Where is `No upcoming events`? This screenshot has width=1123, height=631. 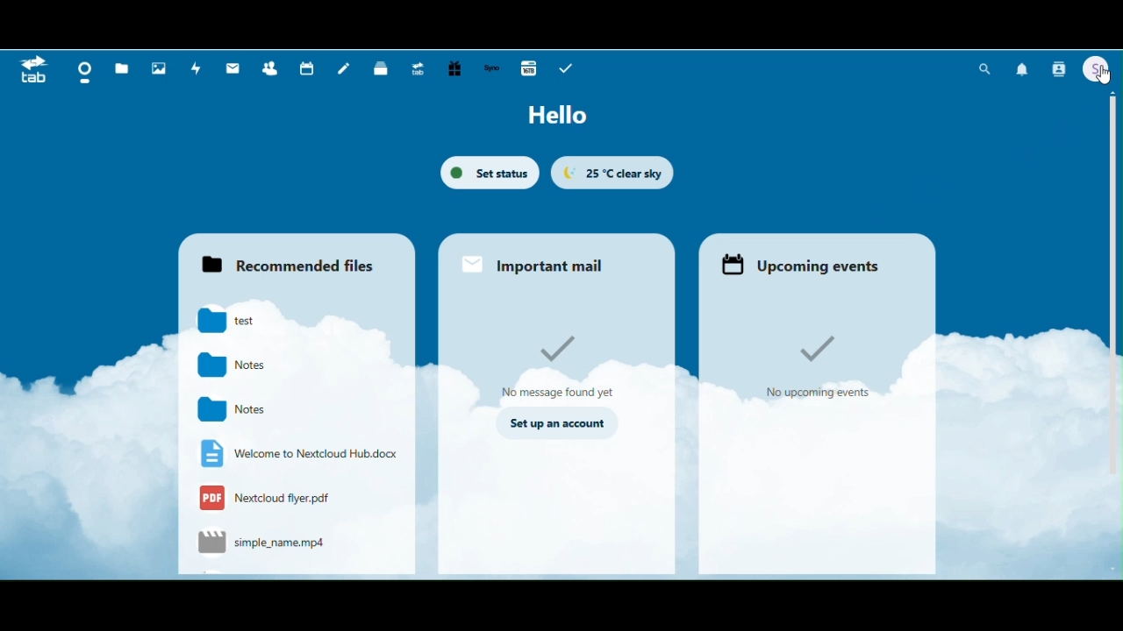 No upcoming events is located at coordinates (826, 363).